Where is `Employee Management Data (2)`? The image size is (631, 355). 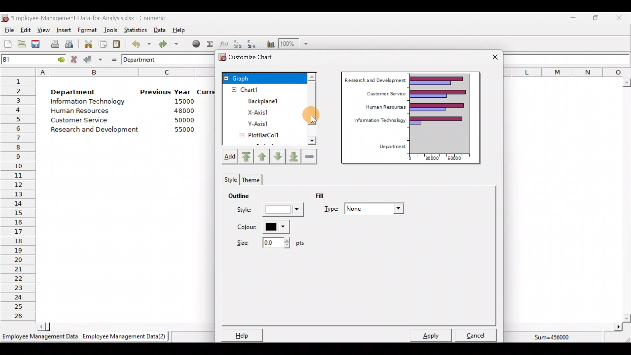 Employee Management Data (2) is located at coordinates (124, 336).